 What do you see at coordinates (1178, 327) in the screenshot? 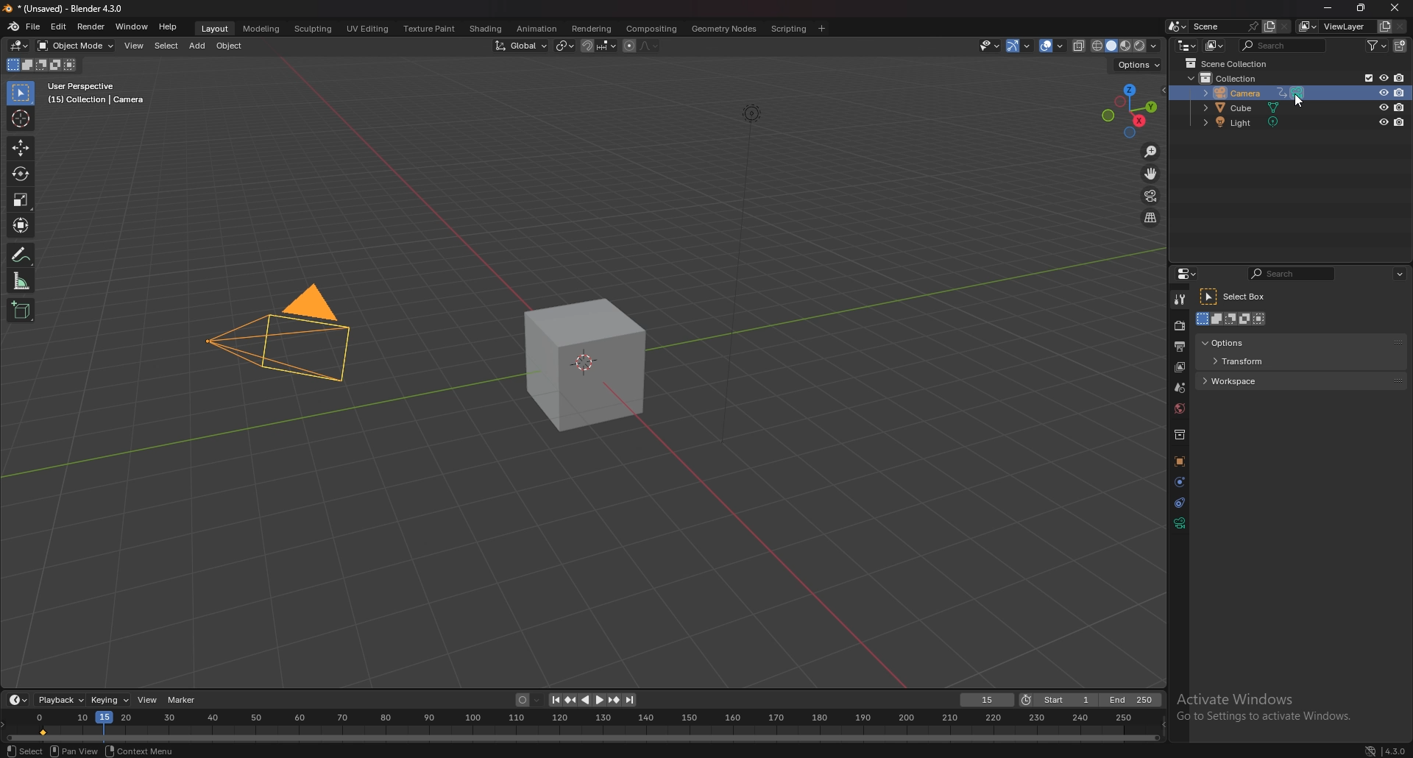
I see `render` at bounding box center [1178, 327].